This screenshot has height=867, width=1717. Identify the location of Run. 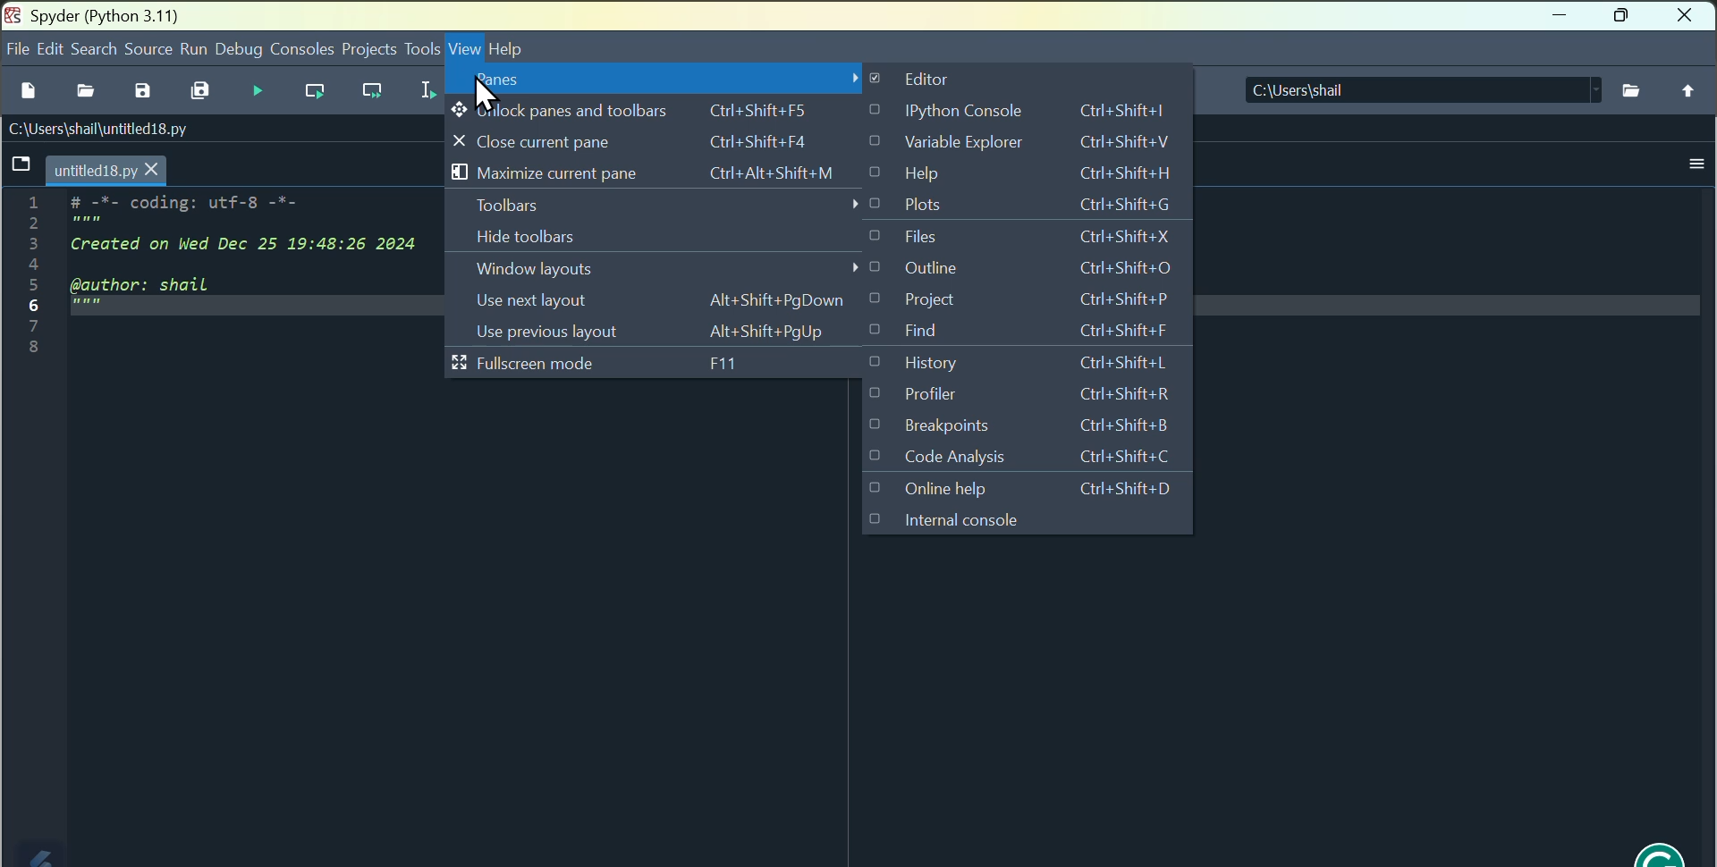
(196, 47).